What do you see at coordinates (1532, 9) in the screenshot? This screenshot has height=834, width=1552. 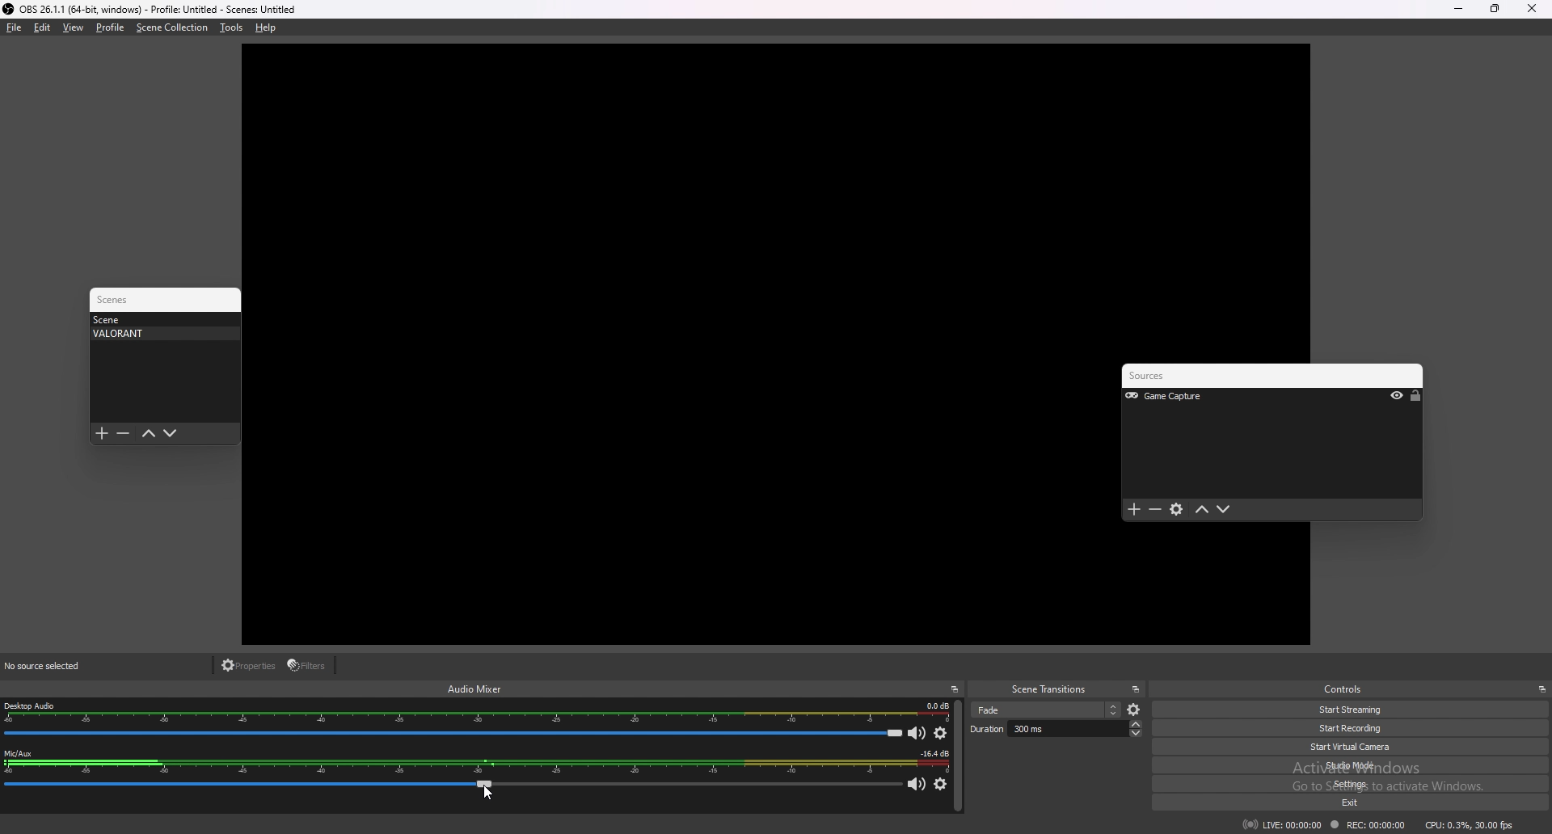 I see `close` at bounding box center [1532, 9].